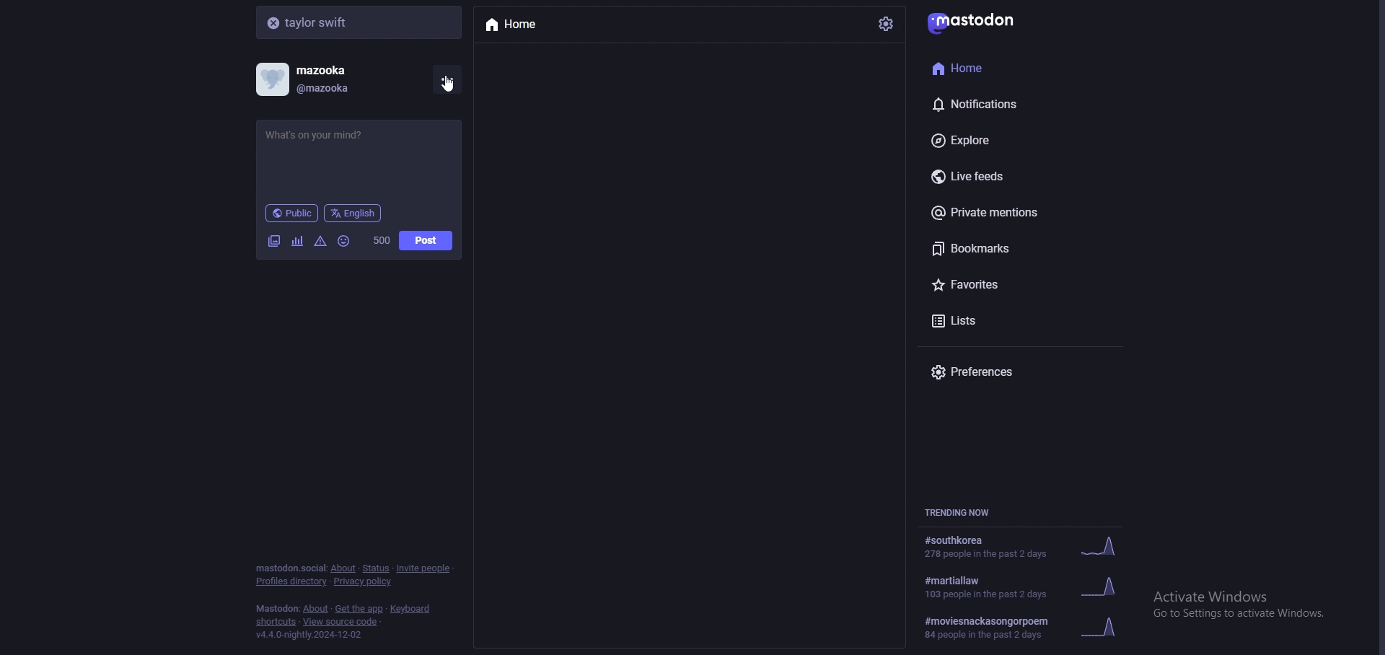 The height and width of the screenshot is (655, 1385). What do you see at coordinates (277, 608) in the screenshot?
I see `mastodon` at bounding box center [277, 608].